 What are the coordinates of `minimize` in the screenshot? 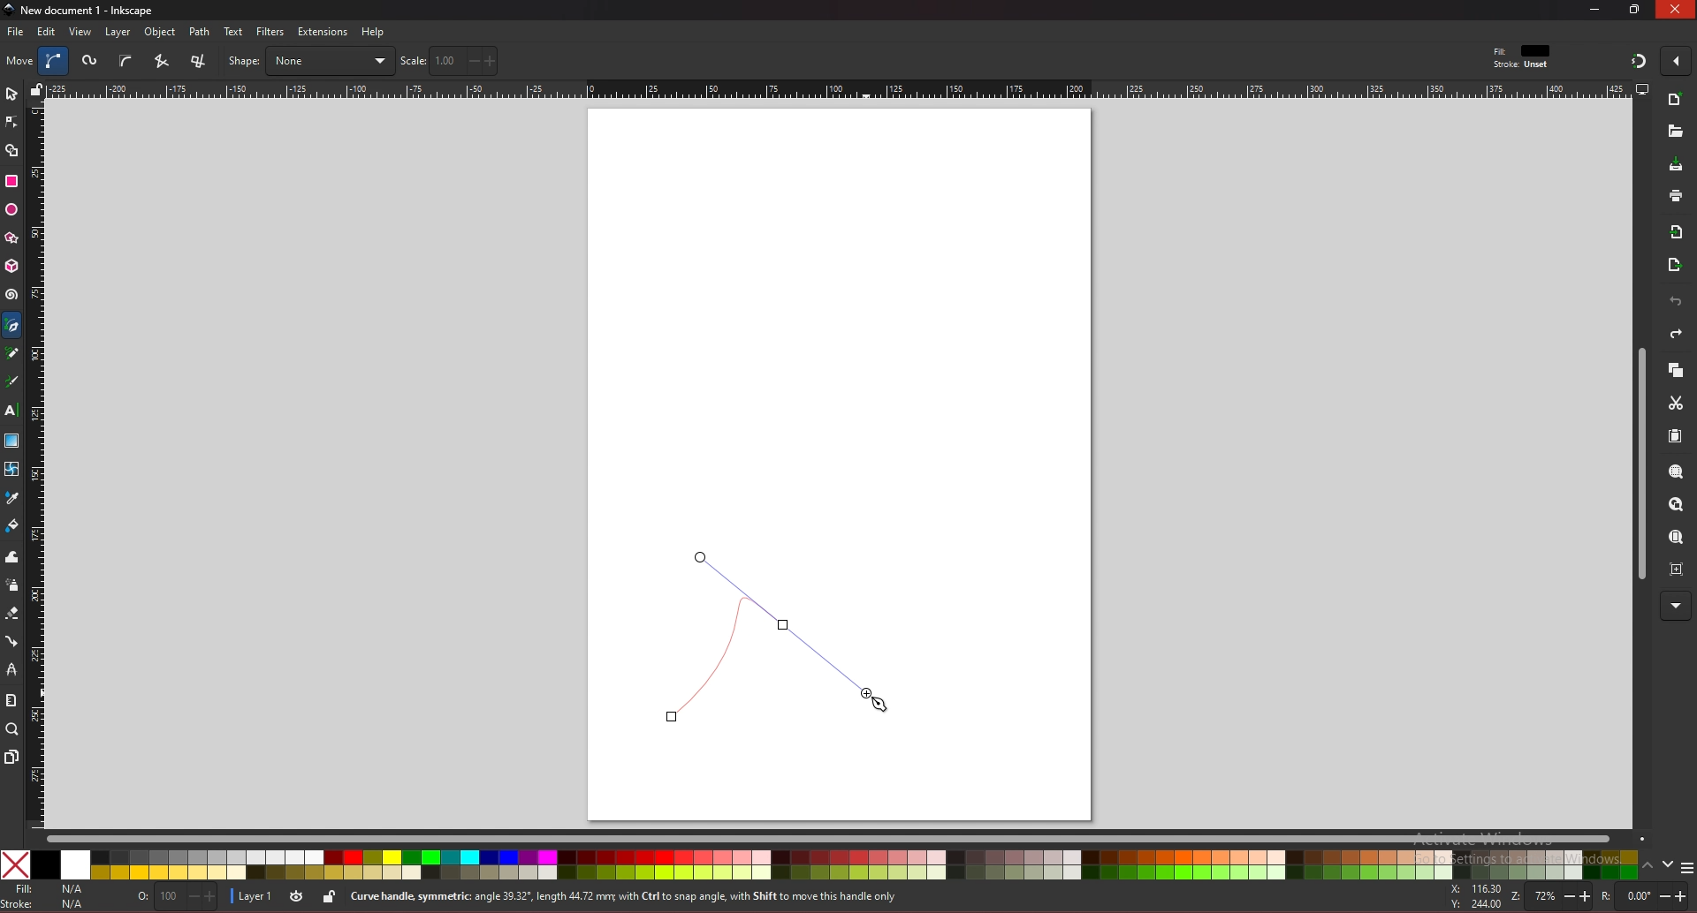 It's located at (1595, 9).